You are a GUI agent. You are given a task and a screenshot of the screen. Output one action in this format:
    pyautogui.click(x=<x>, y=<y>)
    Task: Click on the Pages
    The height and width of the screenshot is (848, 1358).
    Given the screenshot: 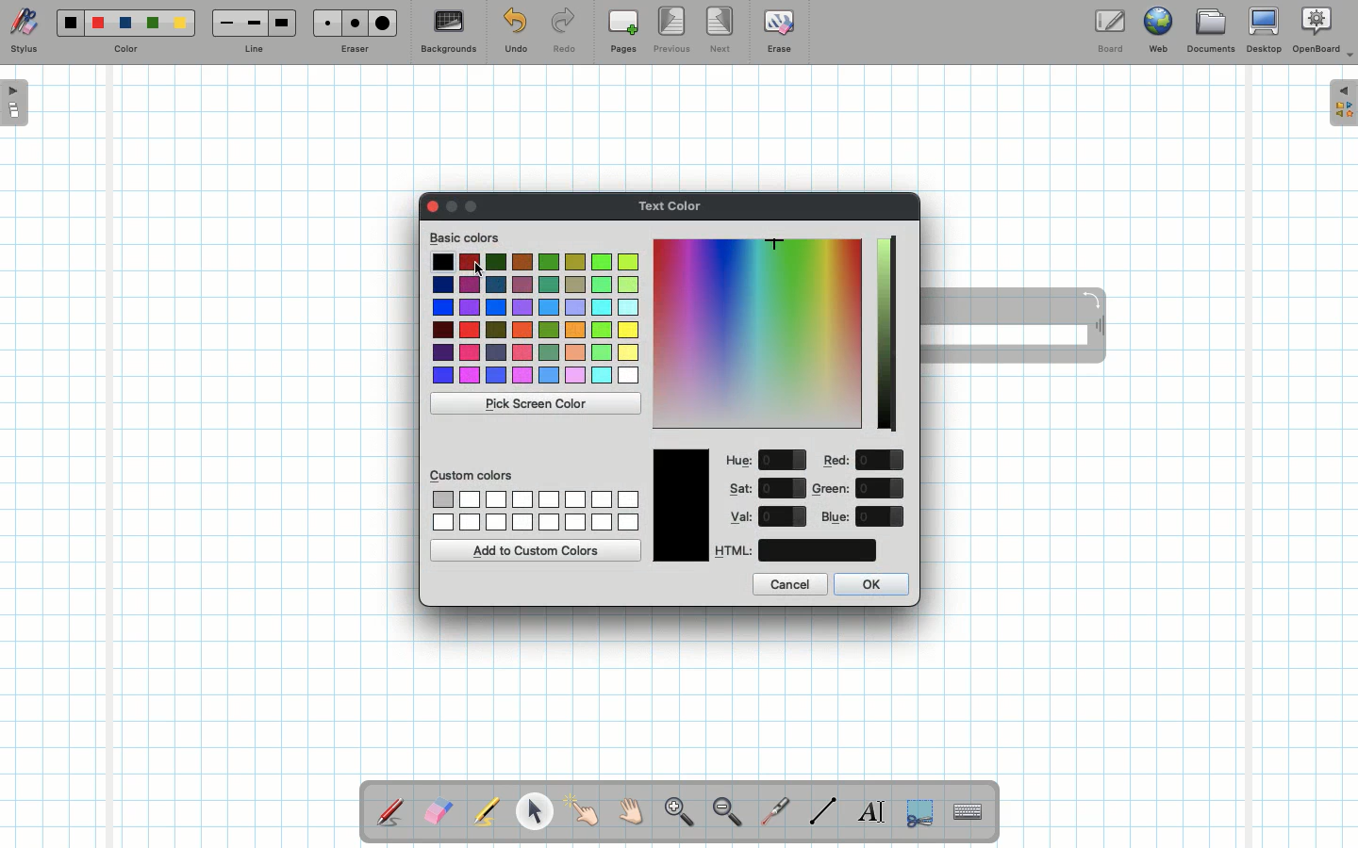 What is the action you would take?
    pyautogui.click(x=623, y=33)
    